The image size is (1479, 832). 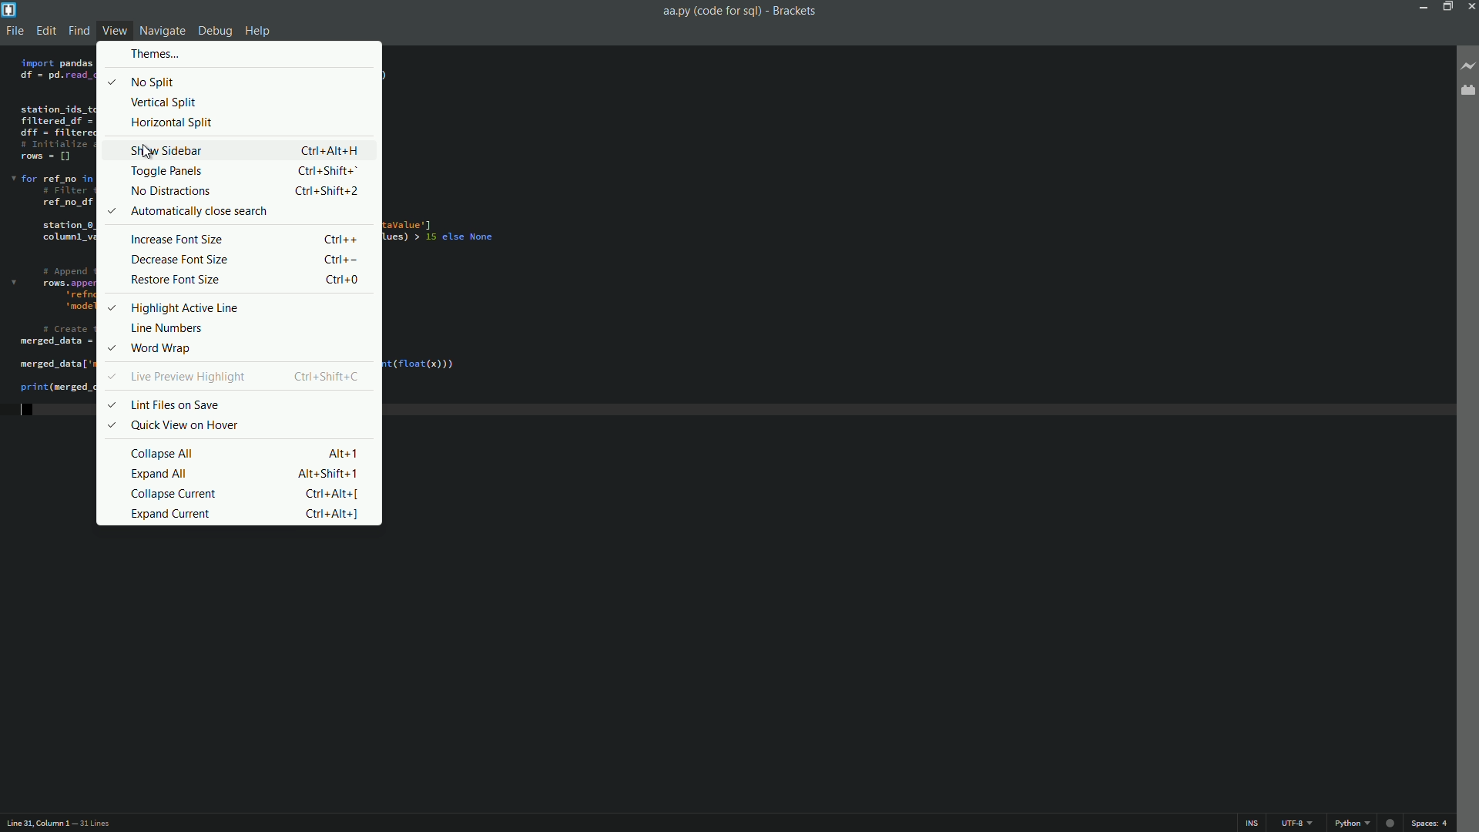 I want to click on close app, so click(x=1470, y=6).